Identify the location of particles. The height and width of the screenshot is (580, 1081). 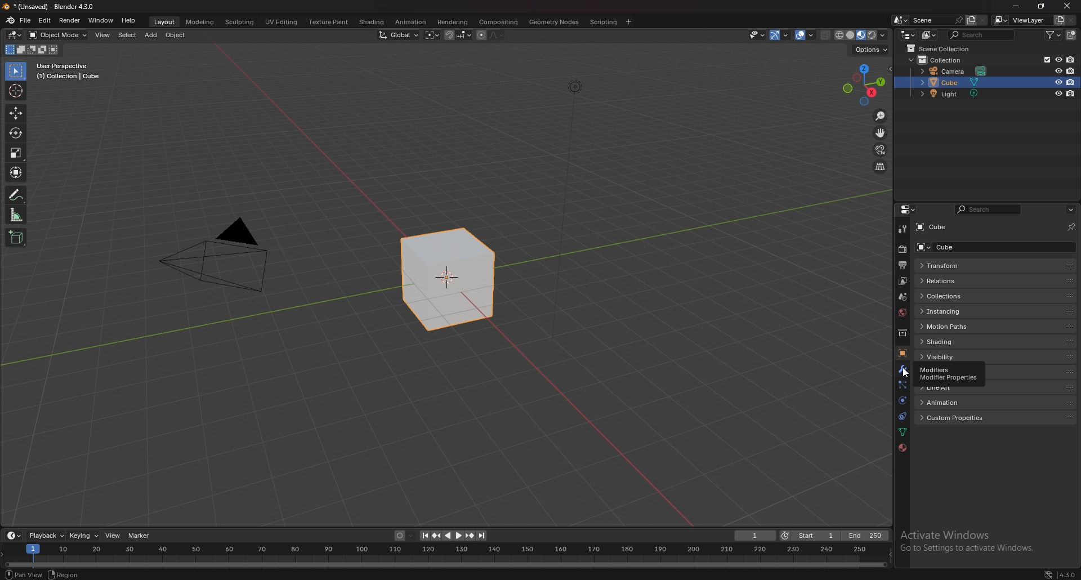
(903, 384).